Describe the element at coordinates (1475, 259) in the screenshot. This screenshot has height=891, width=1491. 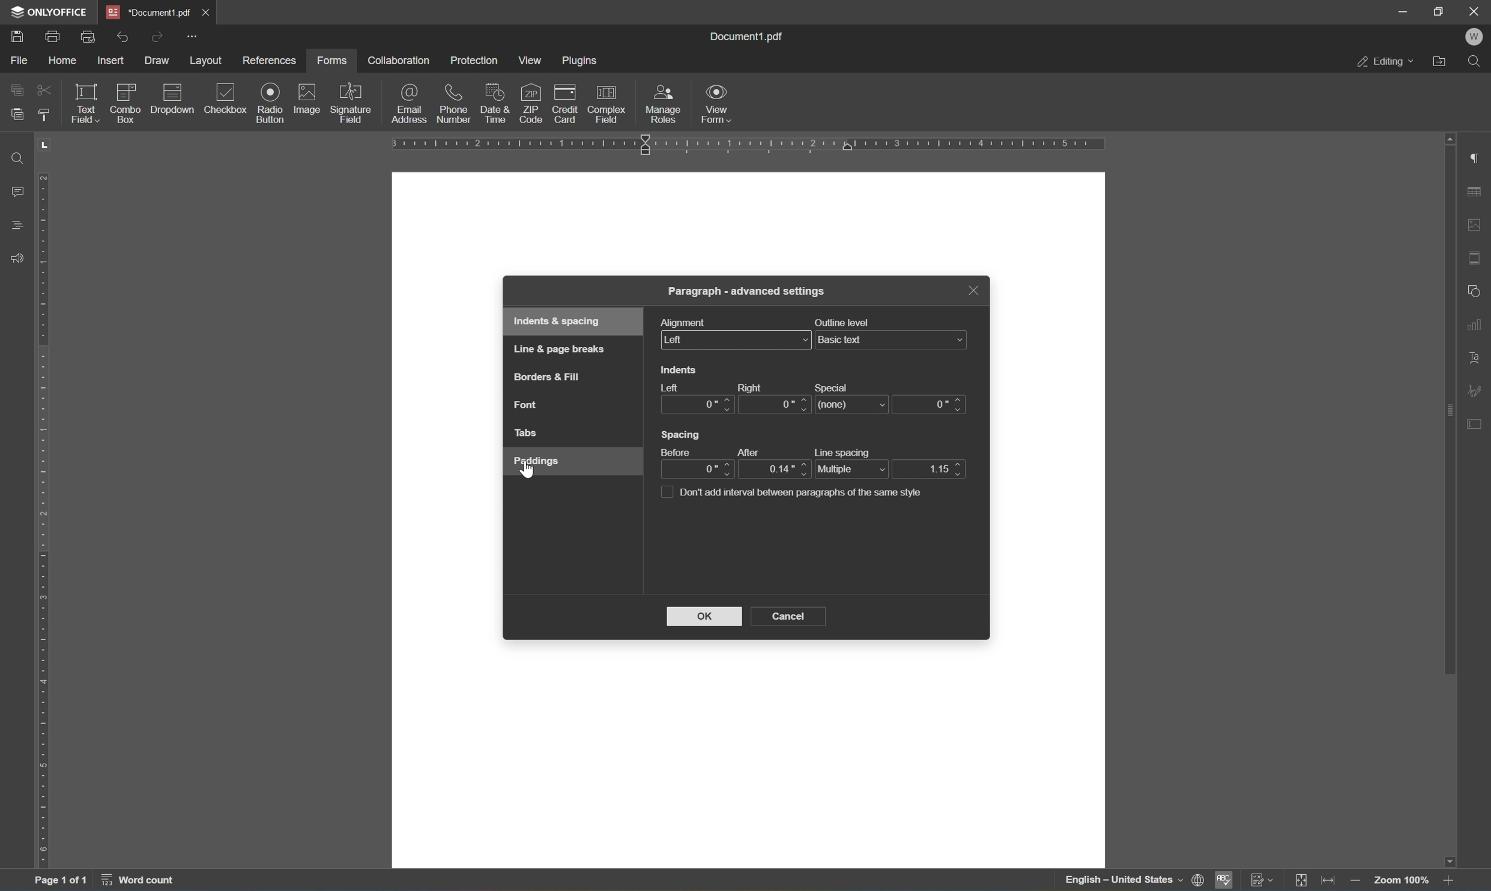
I see `header & footer settings` at that location.